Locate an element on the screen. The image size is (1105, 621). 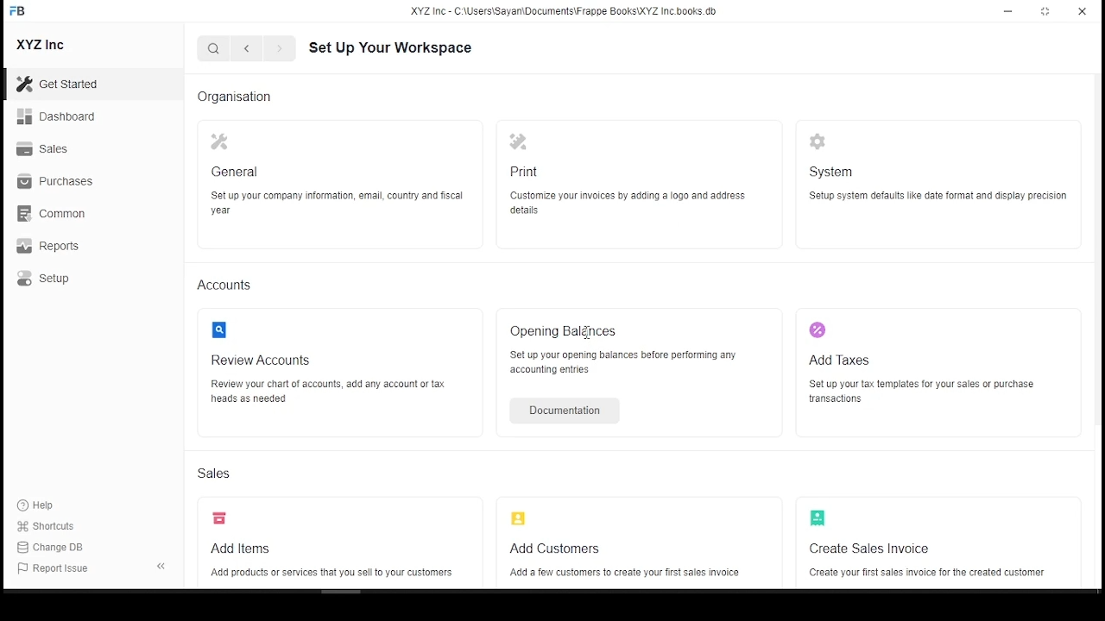
shortcuts is located at coordinates (50, 527).